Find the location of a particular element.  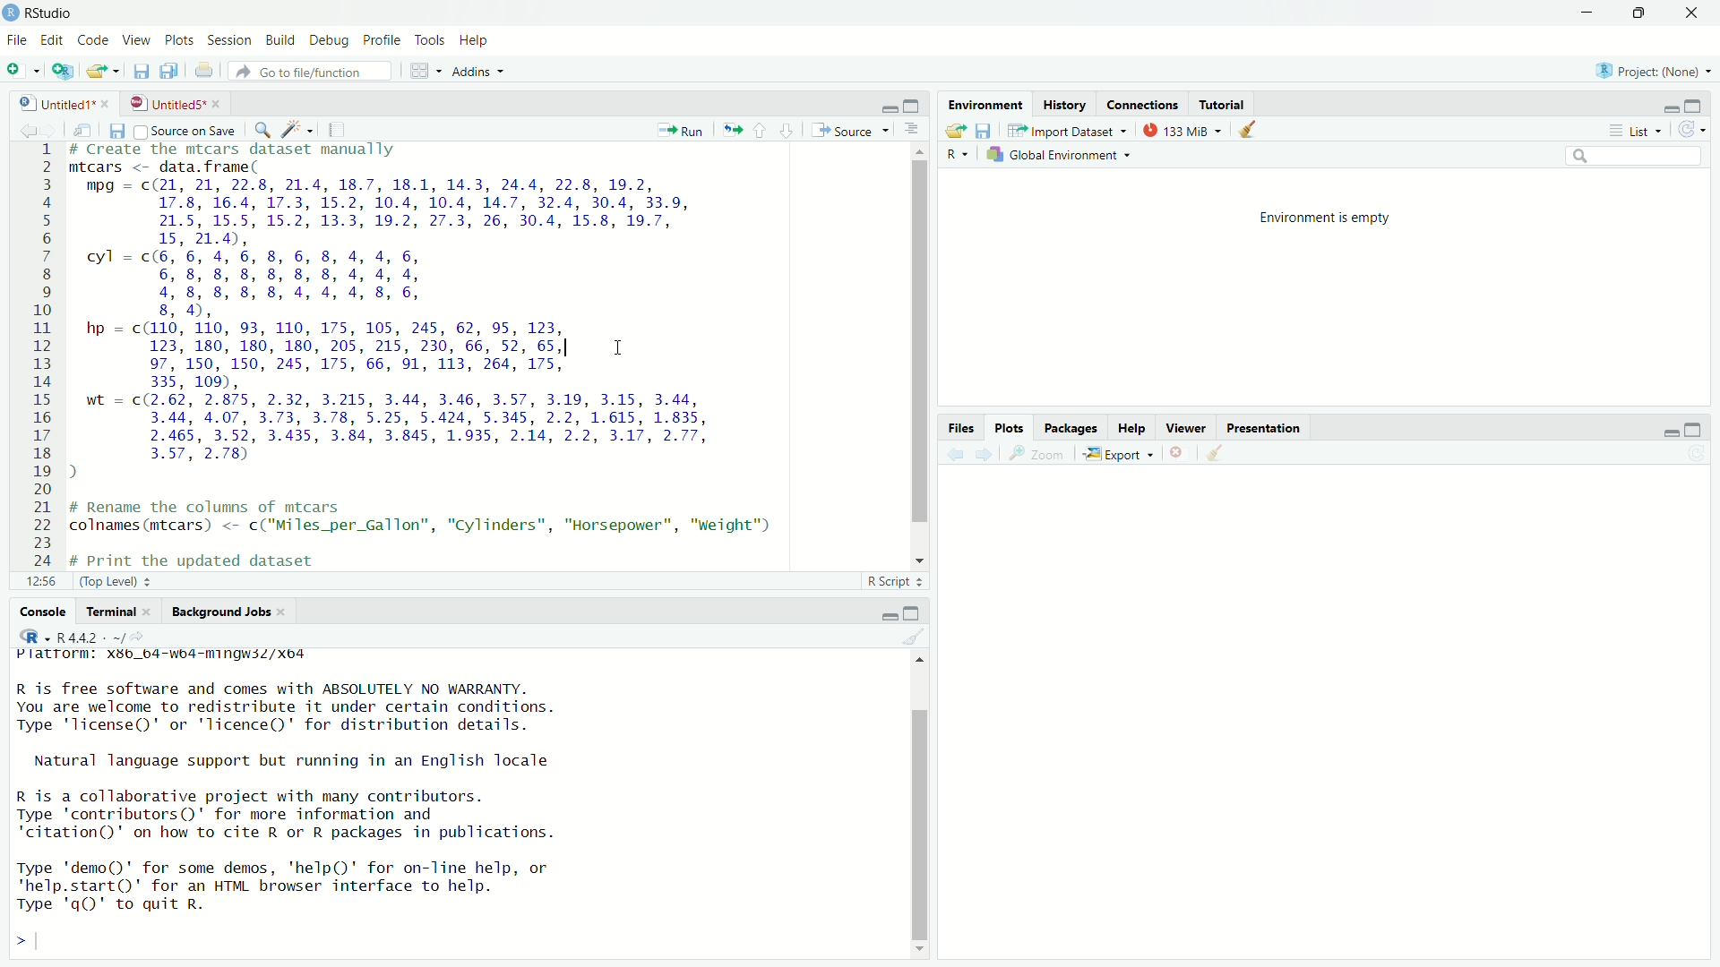

maximise is located at coordinates (911, 105).